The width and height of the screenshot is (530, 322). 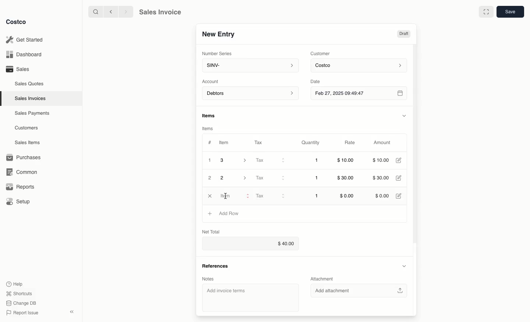 What do you see at coordinates (358, 93) in the screenshot?
I see `Feb 27, 2025 09:49:47` at bounding box center [358, 93].